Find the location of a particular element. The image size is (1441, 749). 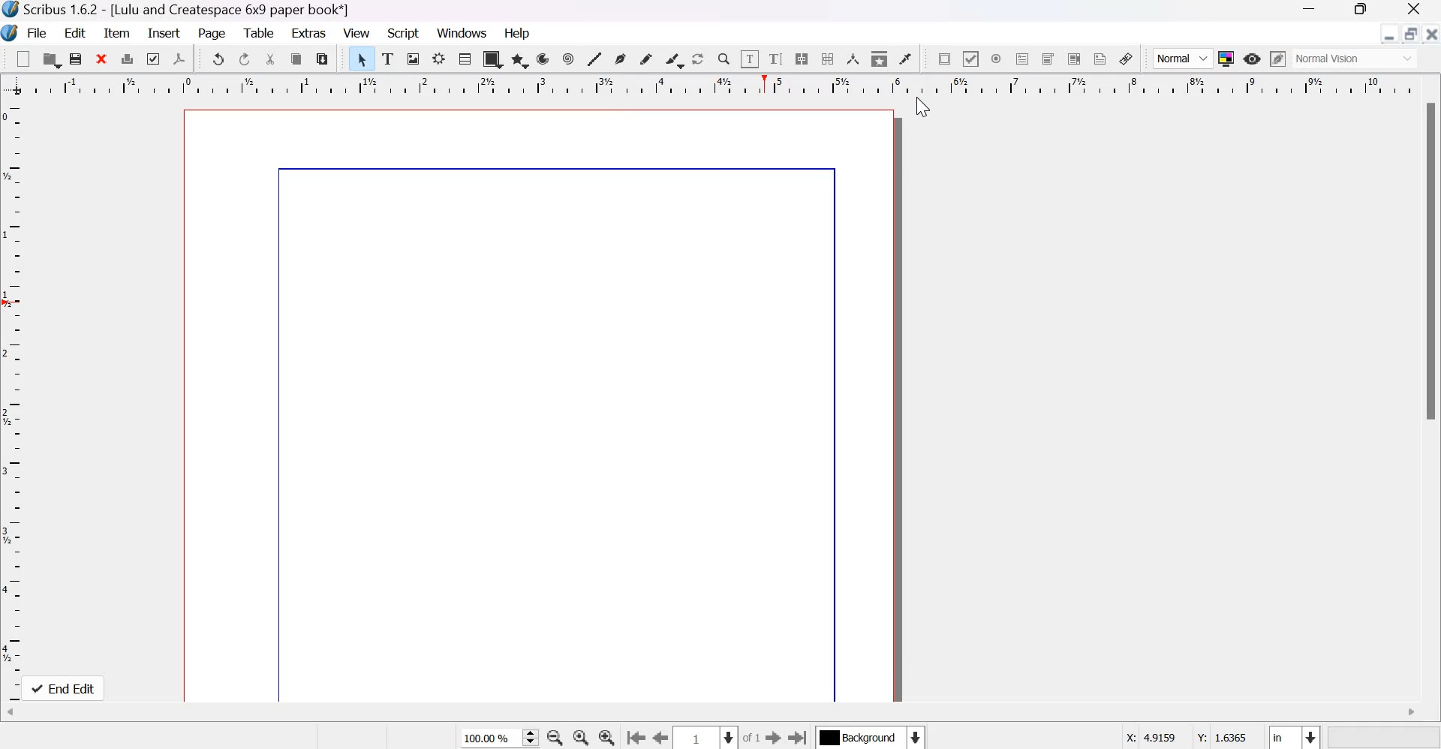

File is located at coordinates (36, 32).